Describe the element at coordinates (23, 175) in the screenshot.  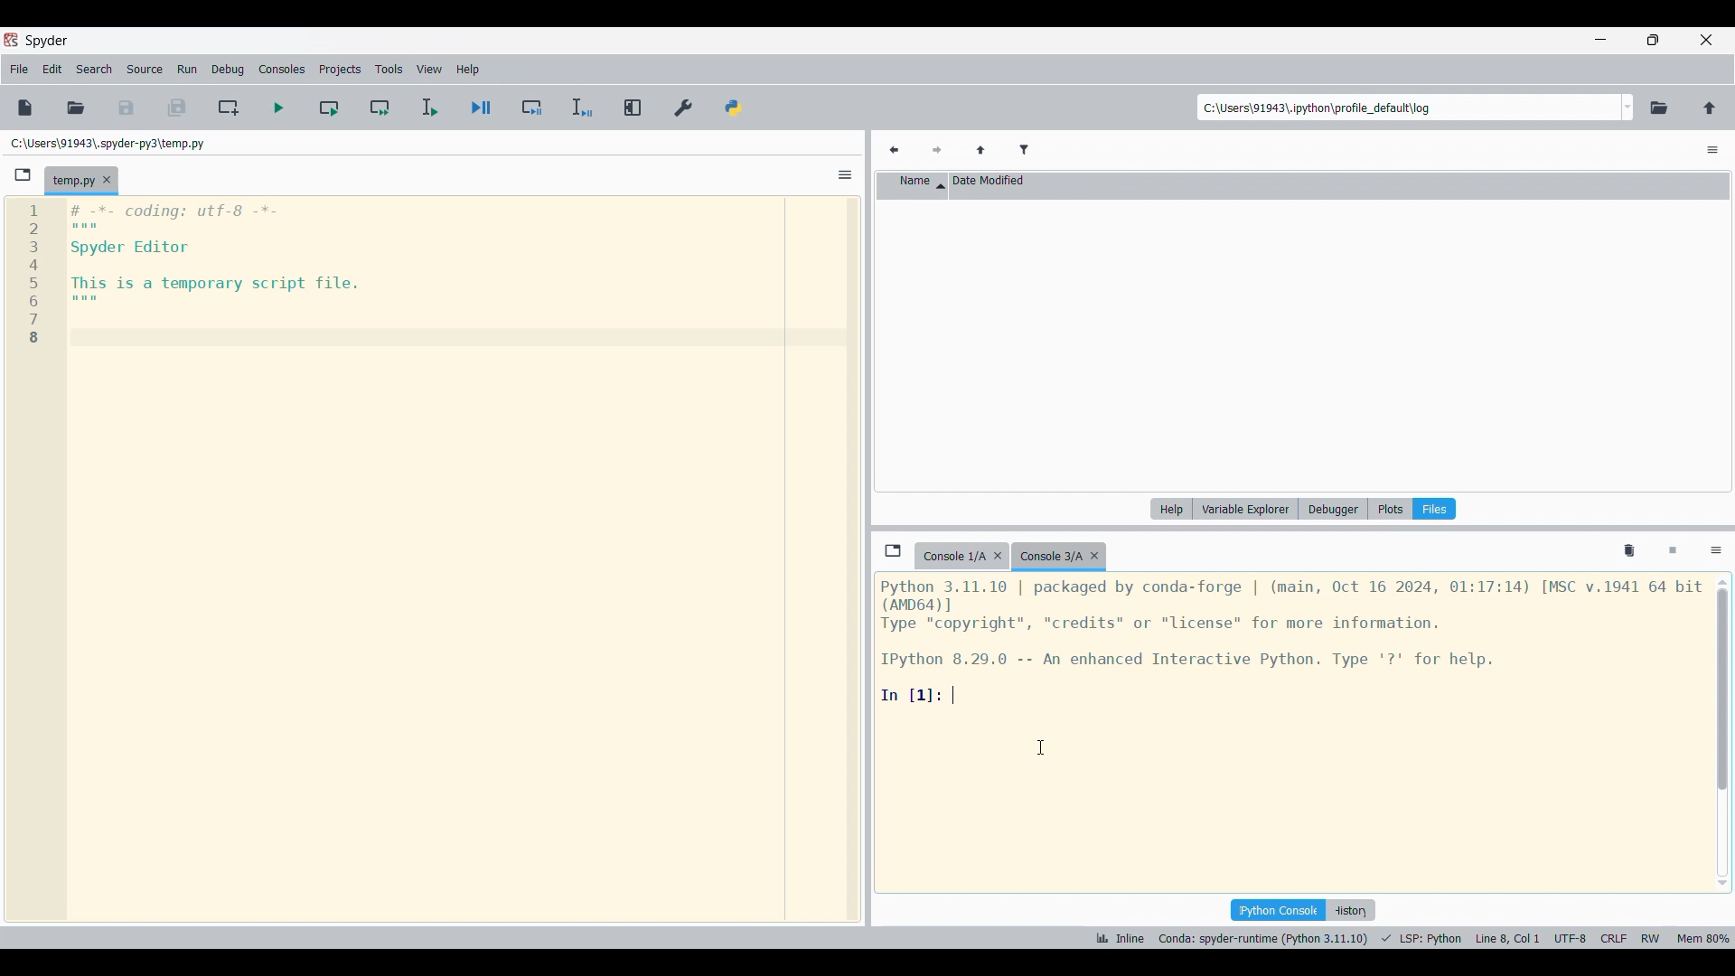
I see `Browse tab` at that location.